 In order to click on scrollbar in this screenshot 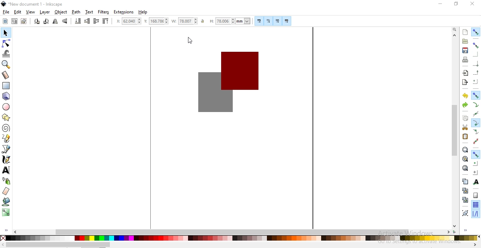, I will do `click(58, 245)`.